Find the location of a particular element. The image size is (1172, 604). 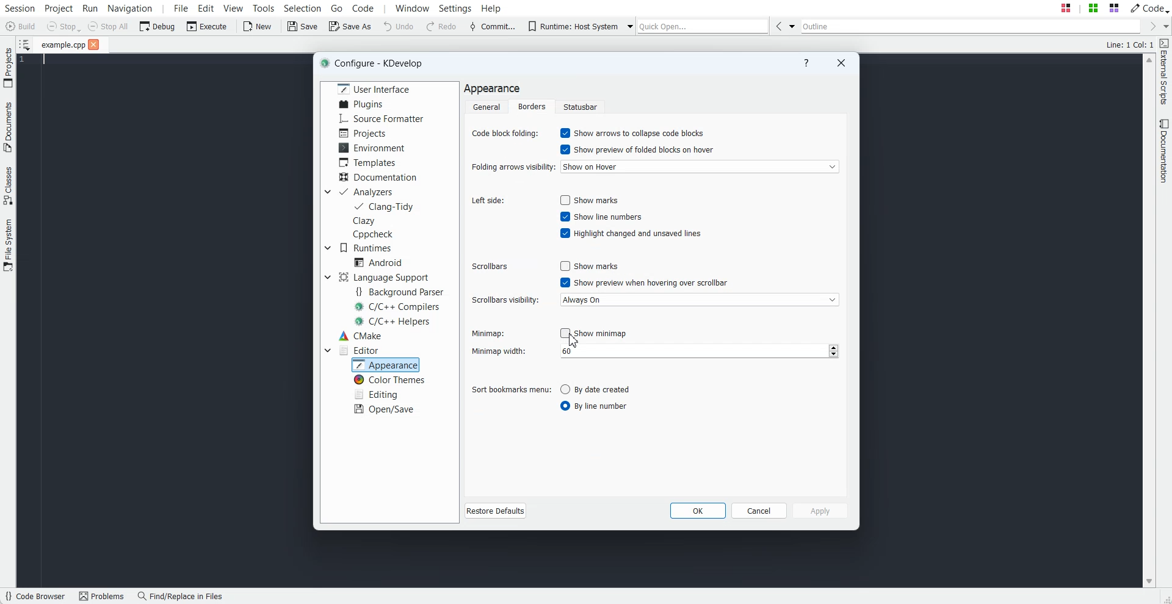

Scrollbars is located at coordinates (490, 267).